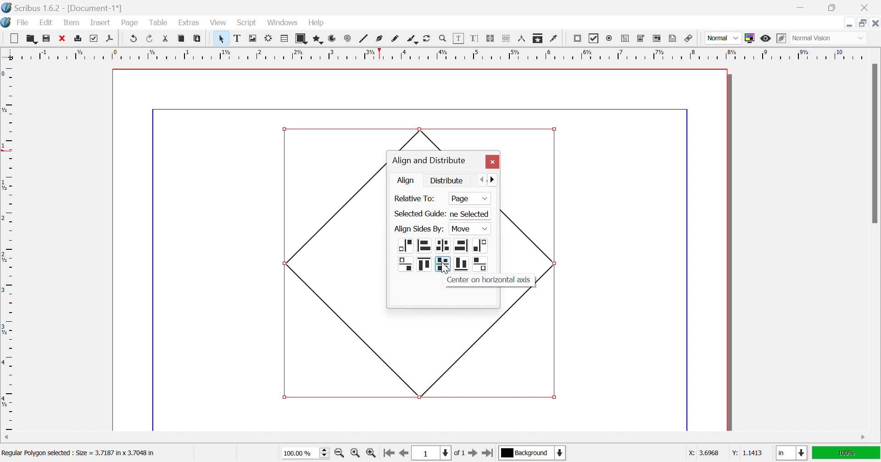  What do you see at coordinates (537, 39) in the screenshot?
I see `Copy item properties` at bounding box center [537, 39].